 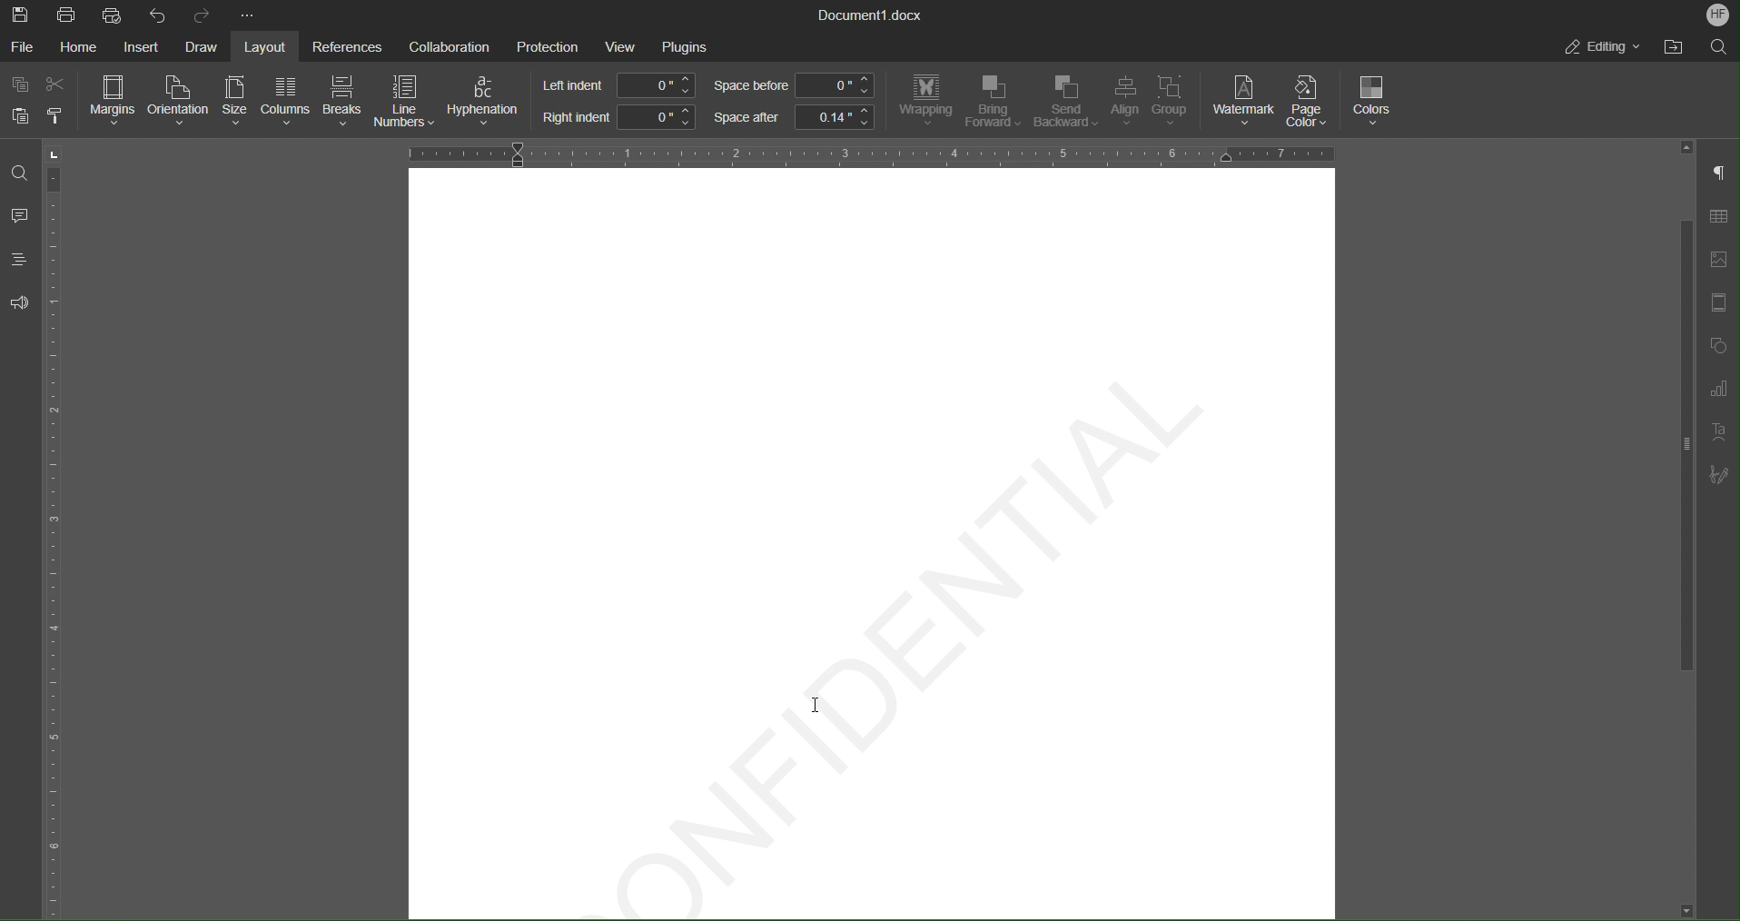 I want to click on Align, so click(x=1123, y=103).